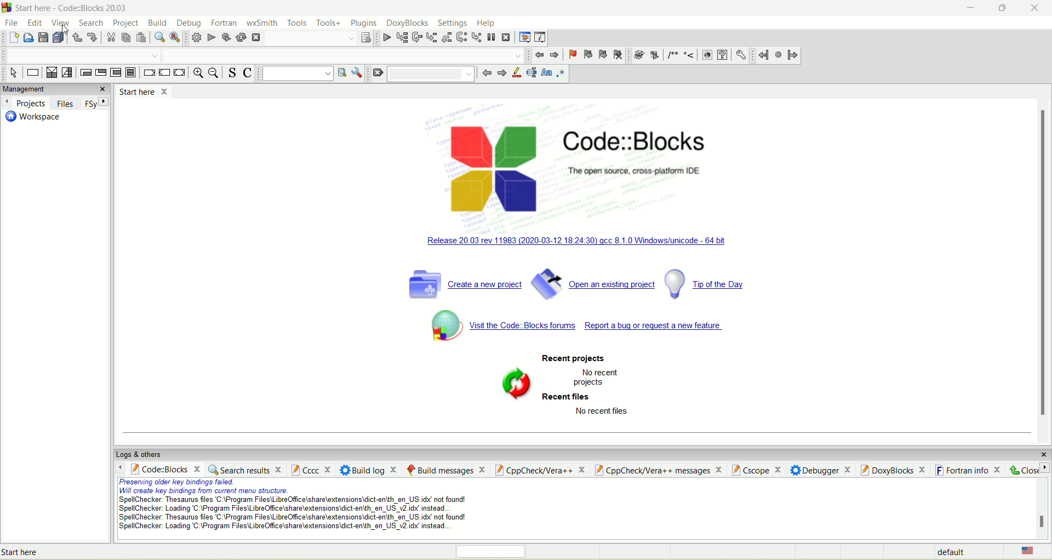 The height and width of the screenshot is (560, 1052). What do you see at coordinates (658, 327) in the screenshot?
I see `Report a bug or request a new feature` at bounding box center [658, 327].